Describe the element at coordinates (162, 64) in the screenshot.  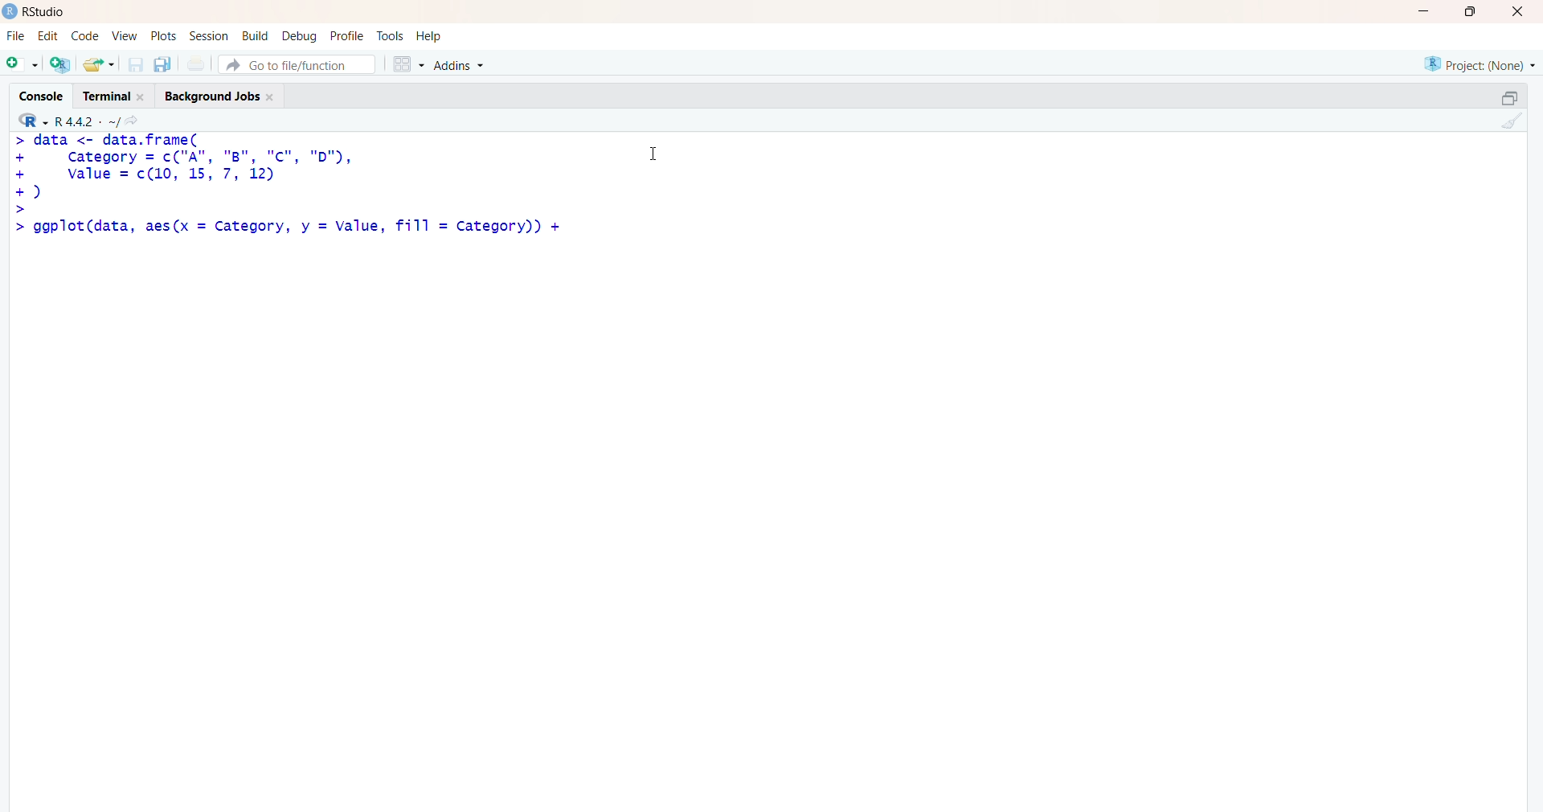
I see `save all open documents` at that location.